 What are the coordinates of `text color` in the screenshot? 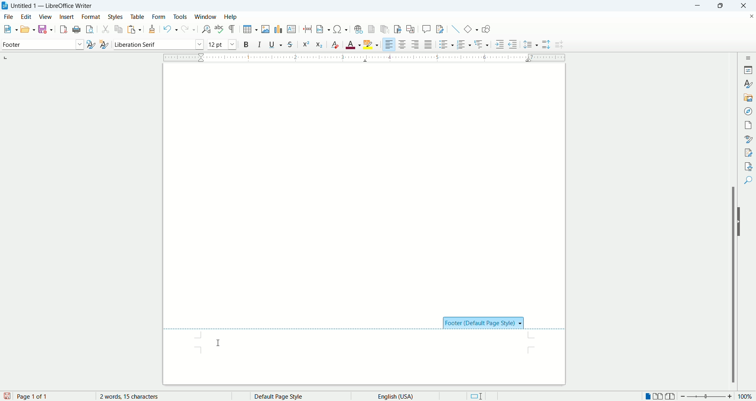 It's located at (354, 44).